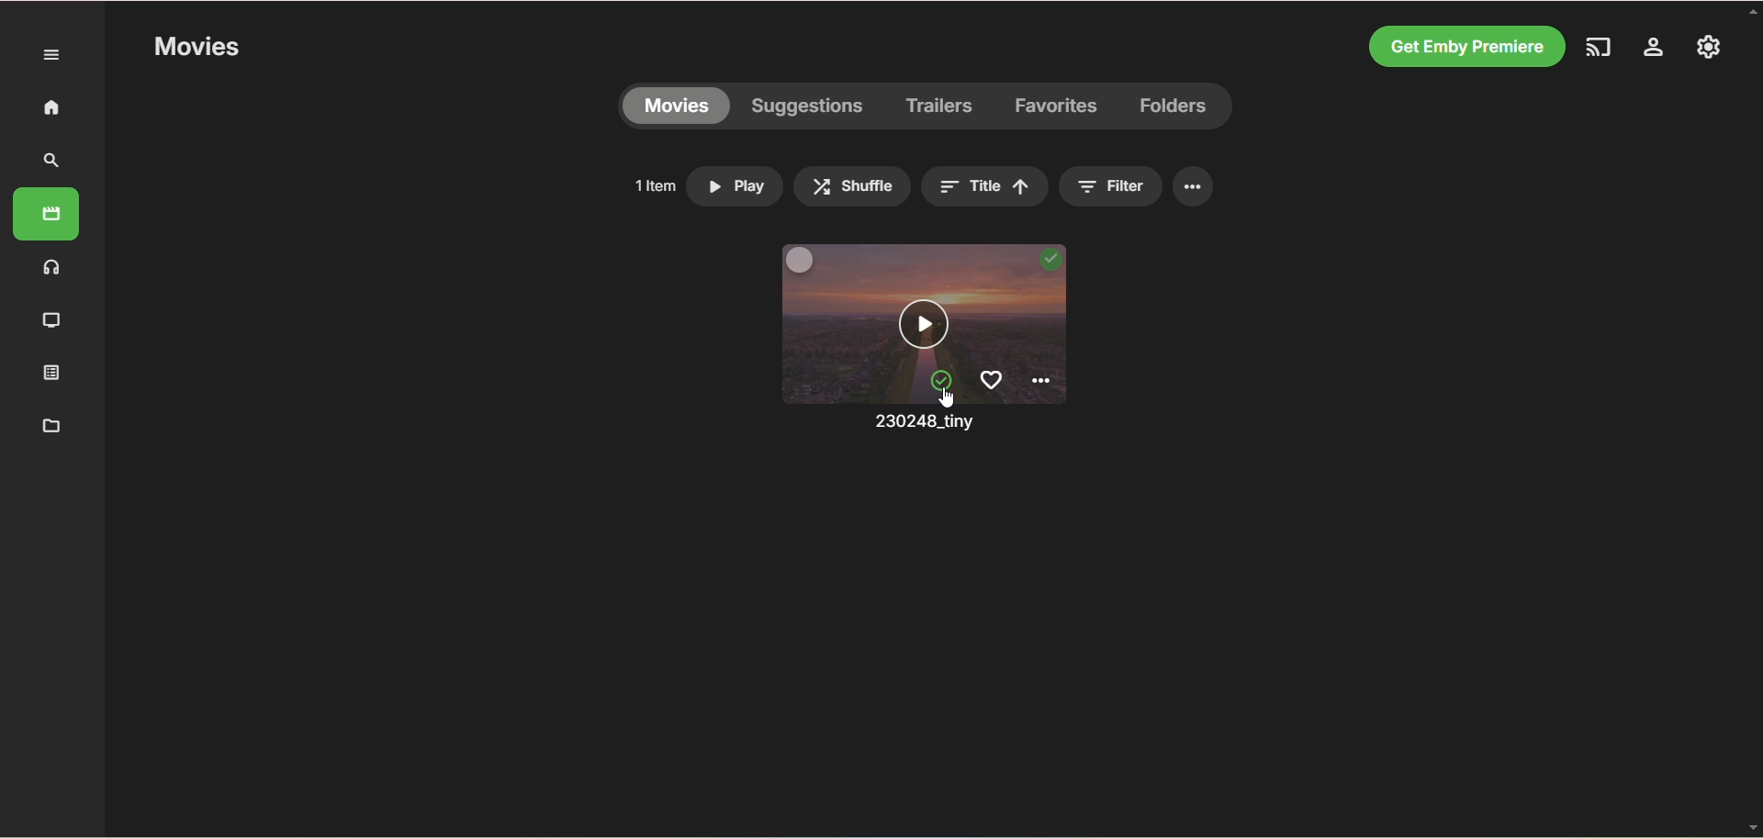  I want to click on cursor, so click(949, 399).